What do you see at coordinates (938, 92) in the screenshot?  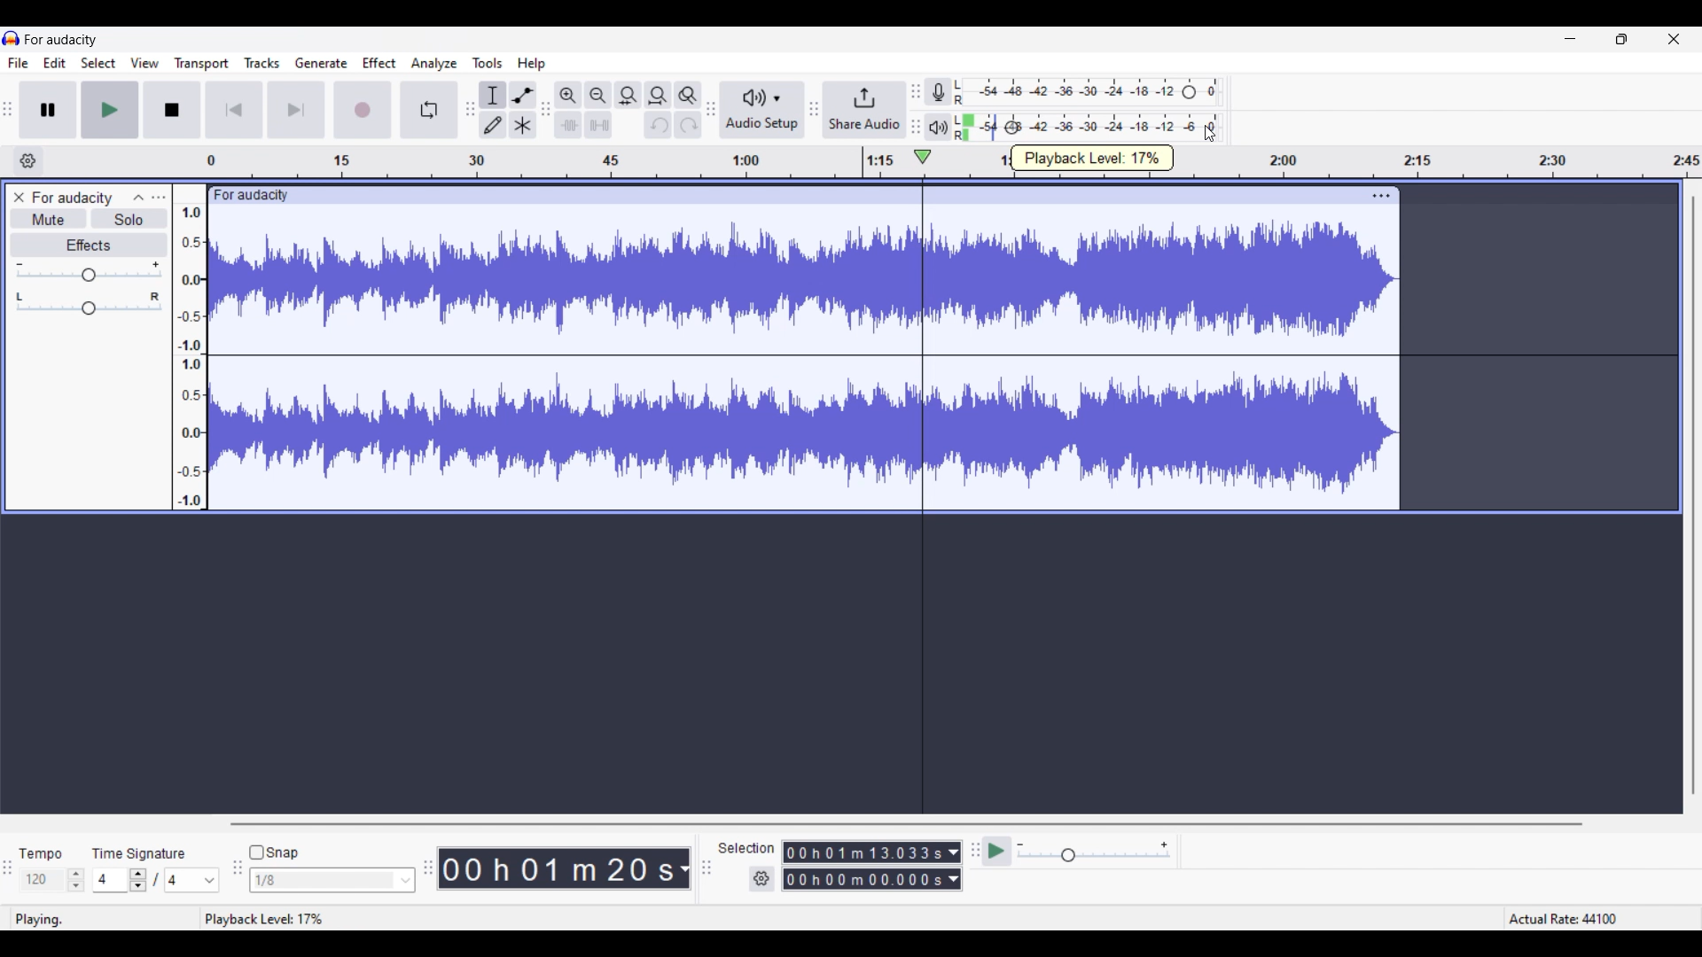 I see `Record meter` at bounding box center [938, 92].